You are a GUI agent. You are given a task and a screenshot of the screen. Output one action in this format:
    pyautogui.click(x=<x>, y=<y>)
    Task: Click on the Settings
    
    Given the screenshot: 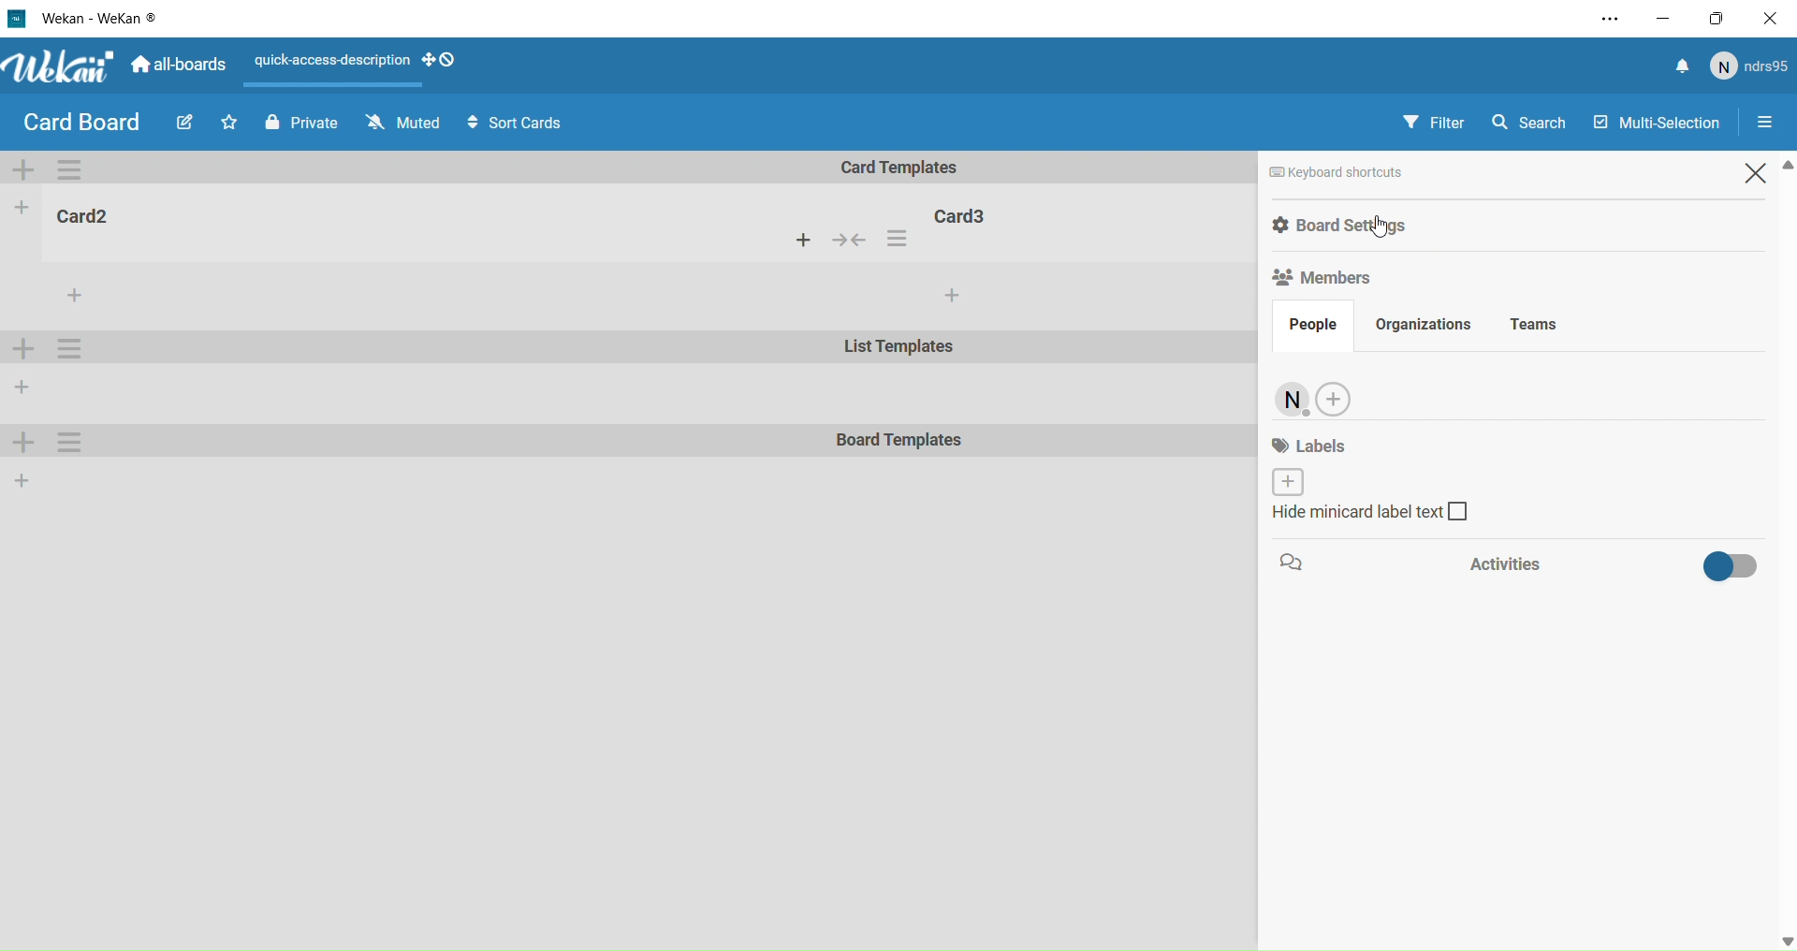 What is the action you would take?
    pyautogui.click(x=73, y=442)
    